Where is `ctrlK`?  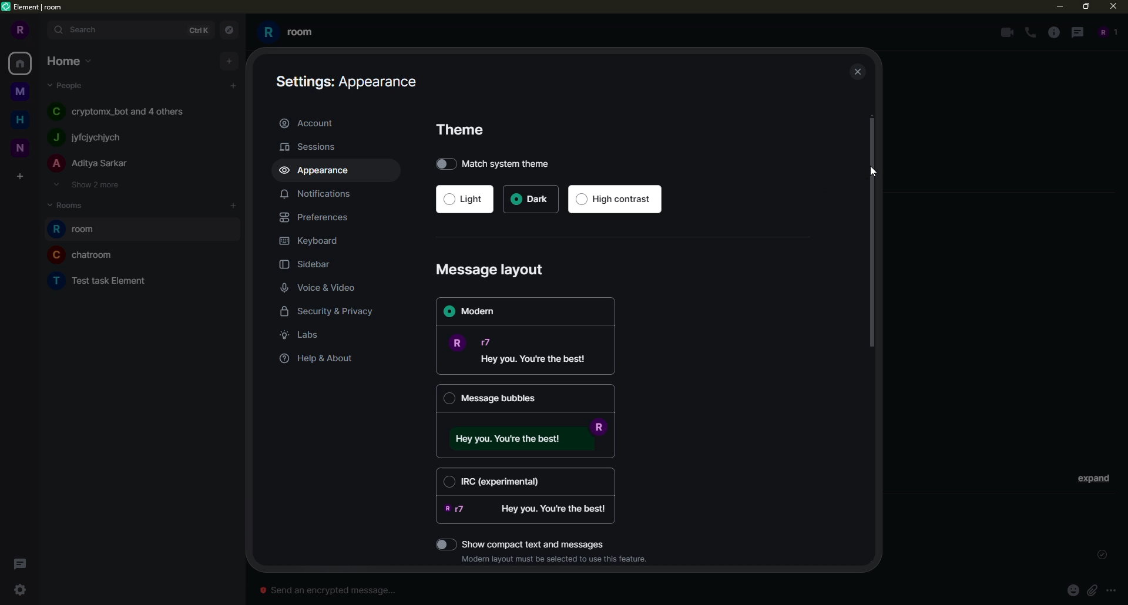 ctrlK is located at coordinates (196, 29).